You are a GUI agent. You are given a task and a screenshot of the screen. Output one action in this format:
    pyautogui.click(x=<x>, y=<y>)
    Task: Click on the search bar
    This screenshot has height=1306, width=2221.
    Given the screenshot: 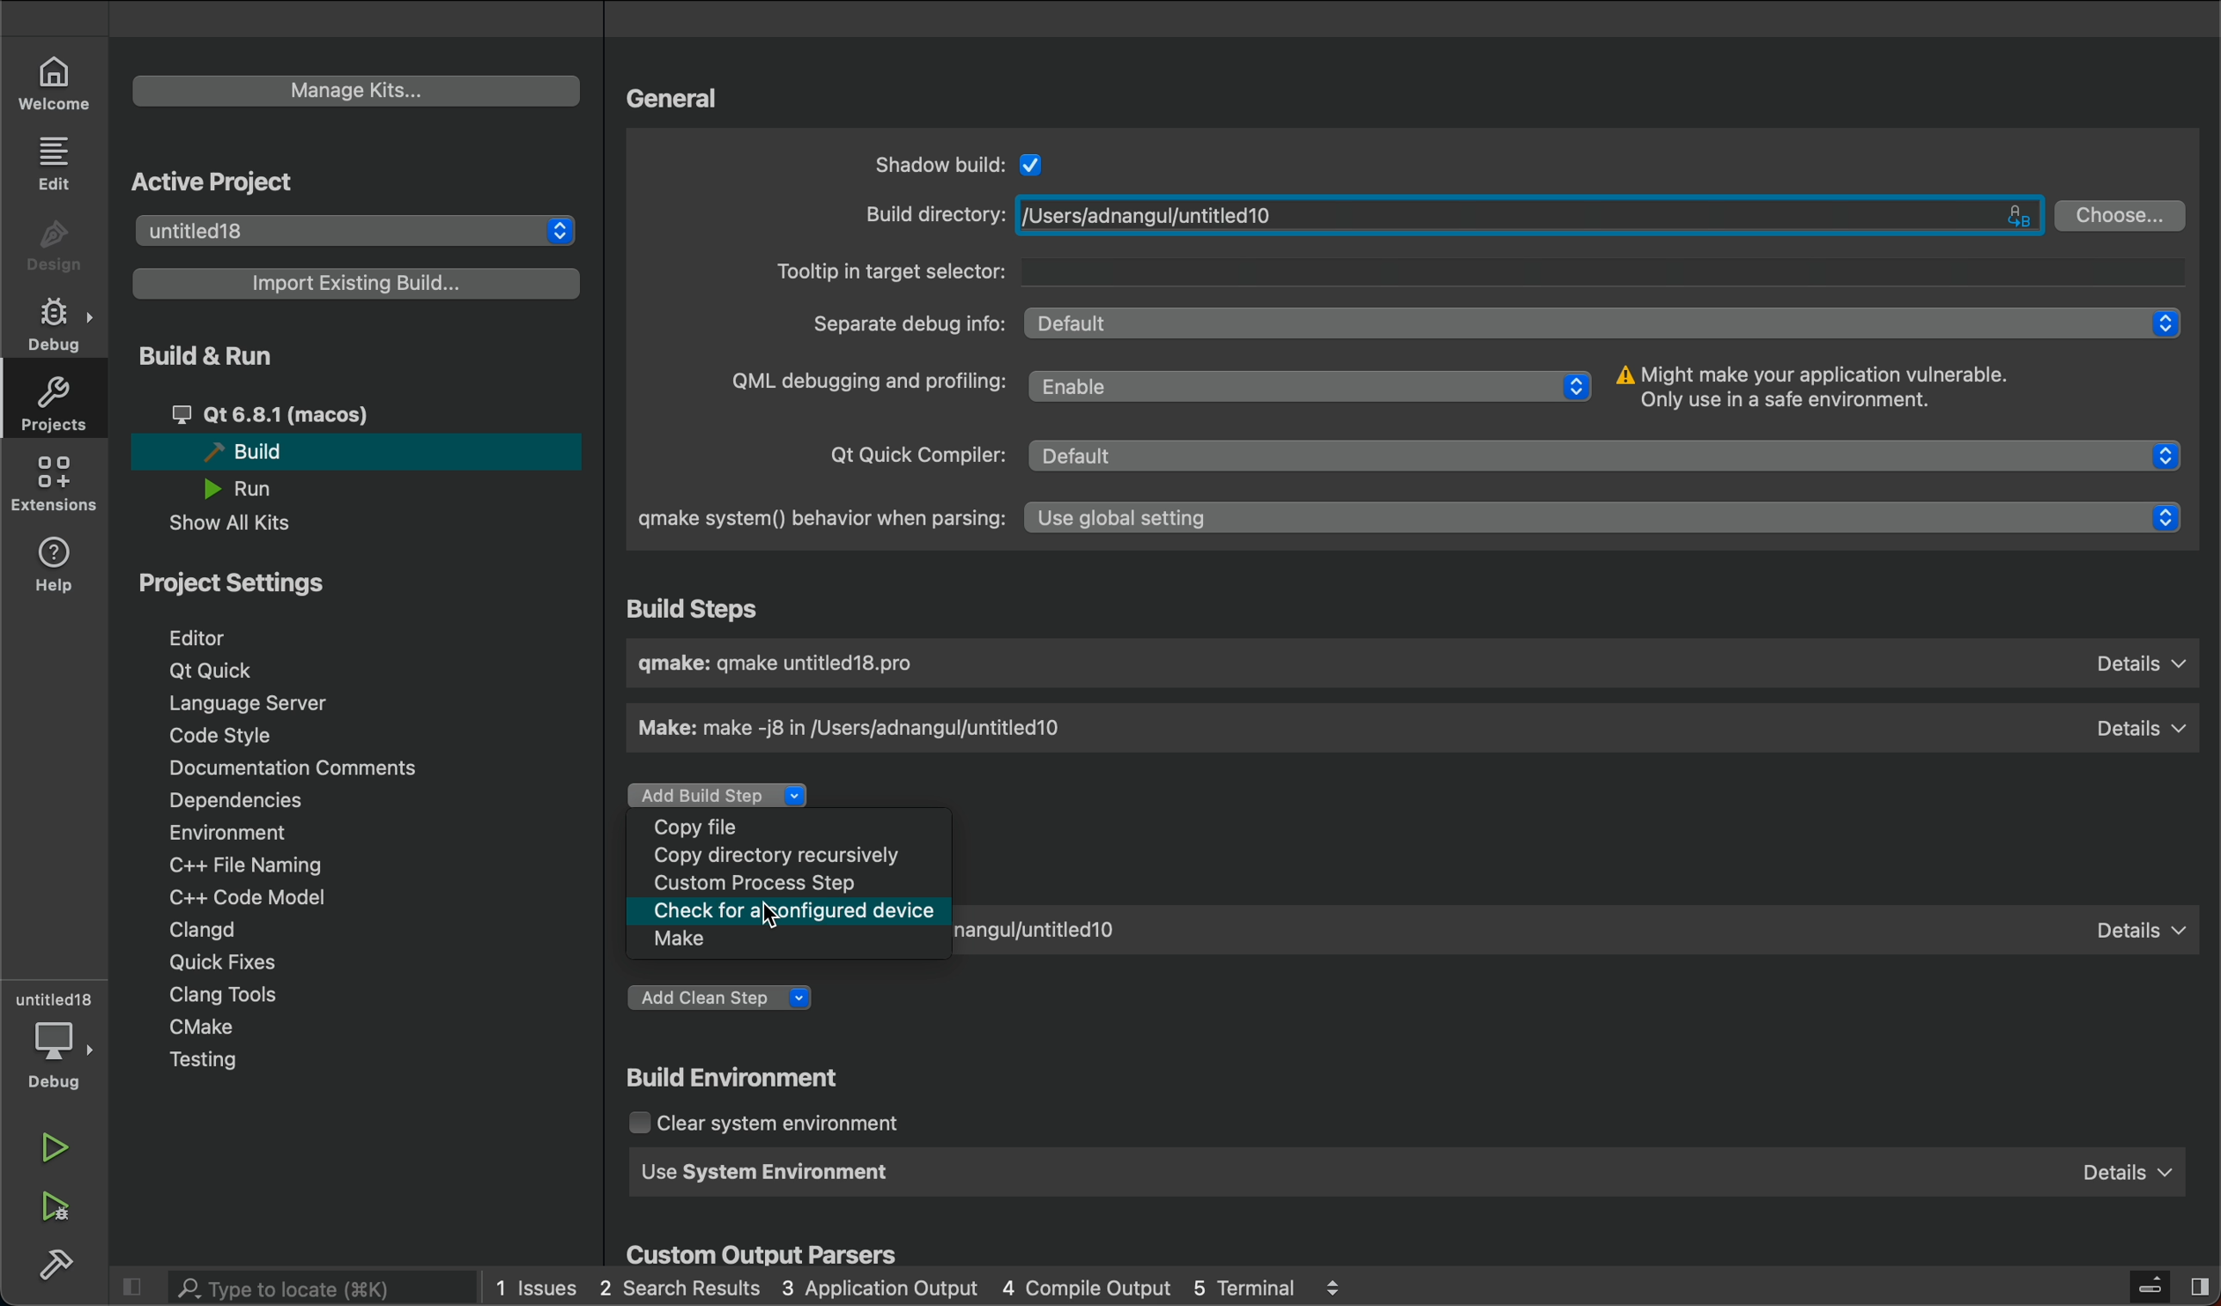 What is the action you would take?
    pyautogui.click(x=306, y=1287)
    